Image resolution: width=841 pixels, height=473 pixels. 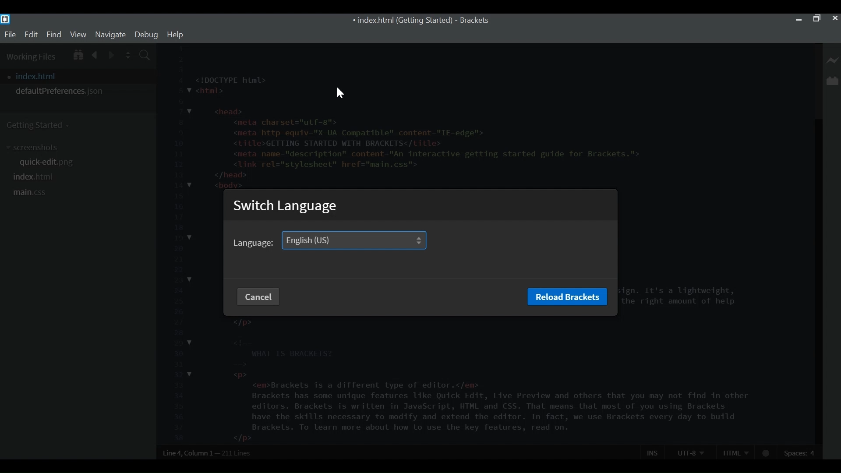 What do you see at coordinates (257, 297) in the screenshot?
I see `Cancel` at bounding box center [257, 297].